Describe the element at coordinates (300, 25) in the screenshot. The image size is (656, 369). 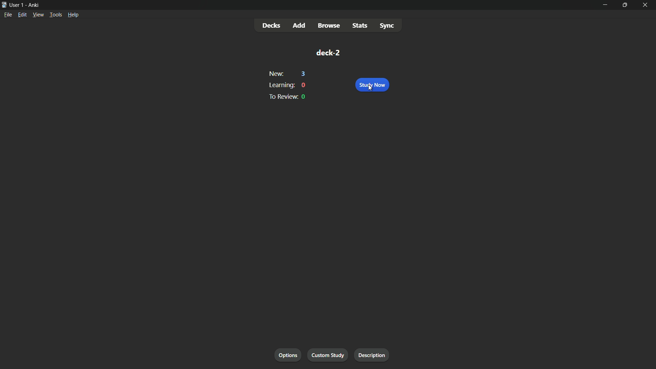
I see `add` at that location.